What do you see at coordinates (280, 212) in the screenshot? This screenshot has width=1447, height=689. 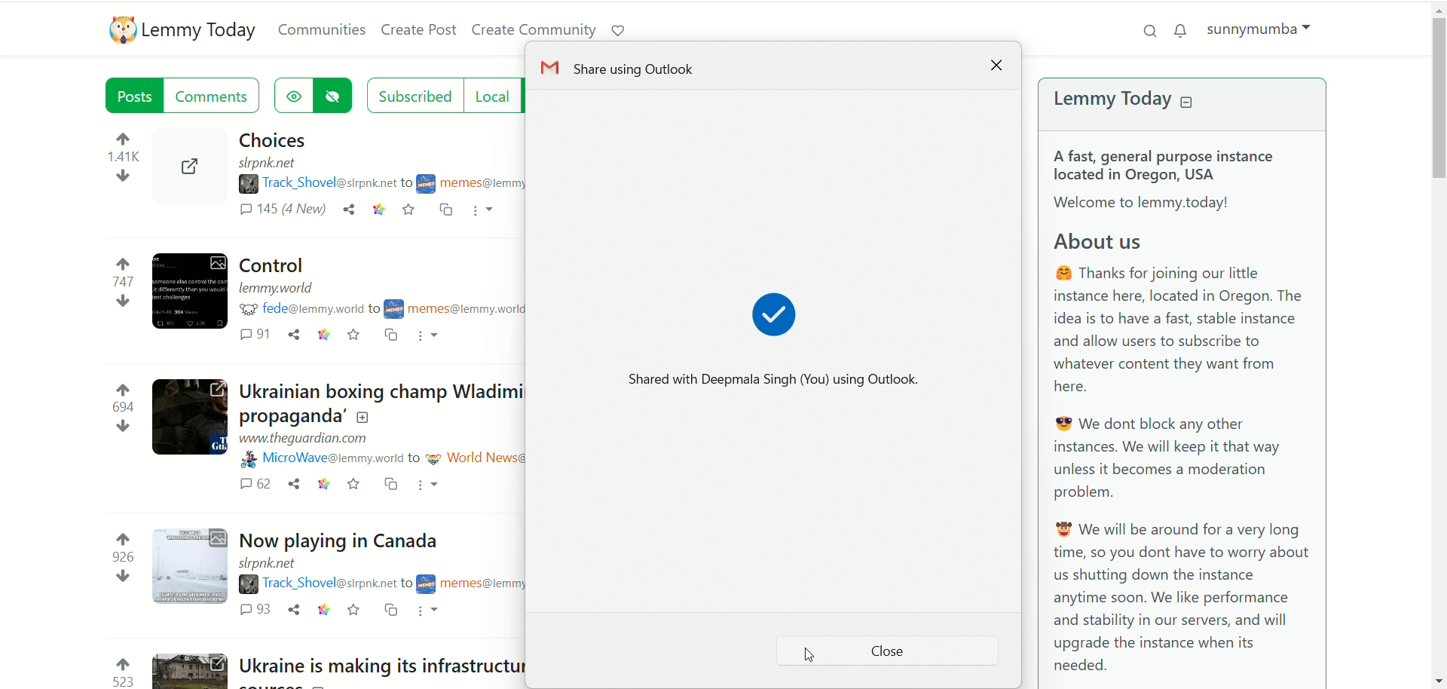 I see `comments` at bounding box center [280, 212].